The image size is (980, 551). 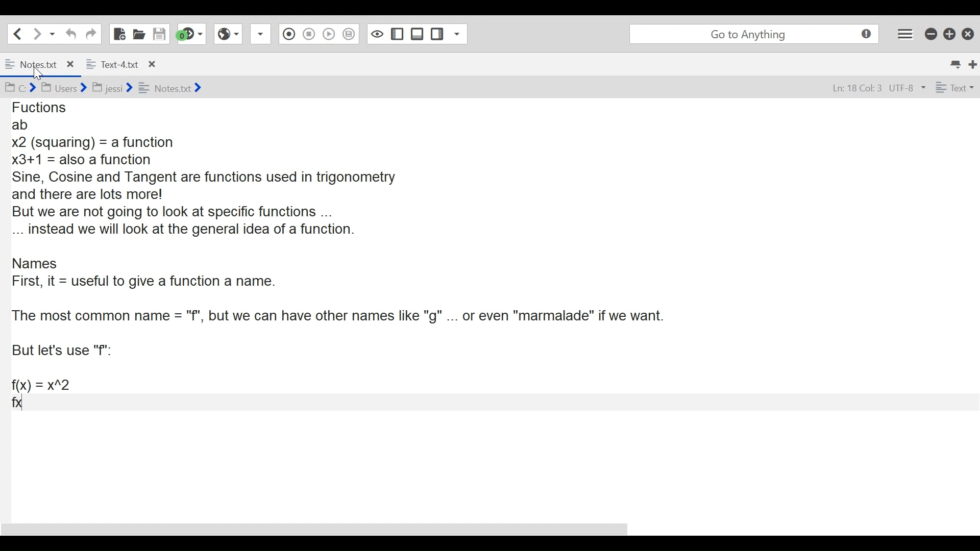 I want to click on share current file, so click(x=262, y=35).